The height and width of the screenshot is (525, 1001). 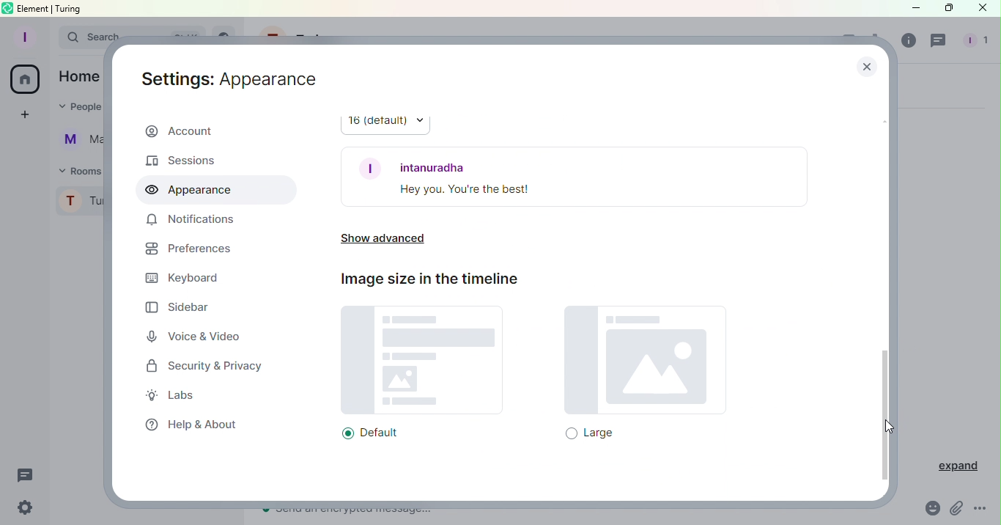 I want to click on Home, so click(x=27, y=81).